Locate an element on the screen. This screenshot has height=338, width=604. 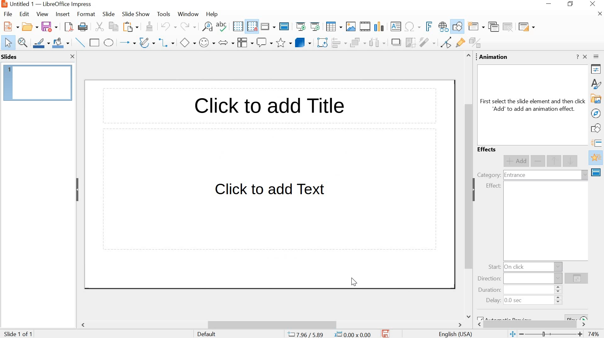
language is located at coordinates (456, 335).